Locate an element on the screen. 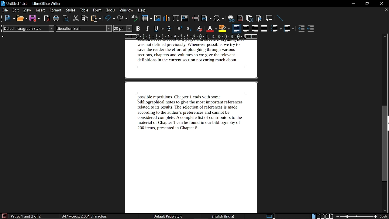 The image size is (389, 219). tools is located at coordinates (111, 10).